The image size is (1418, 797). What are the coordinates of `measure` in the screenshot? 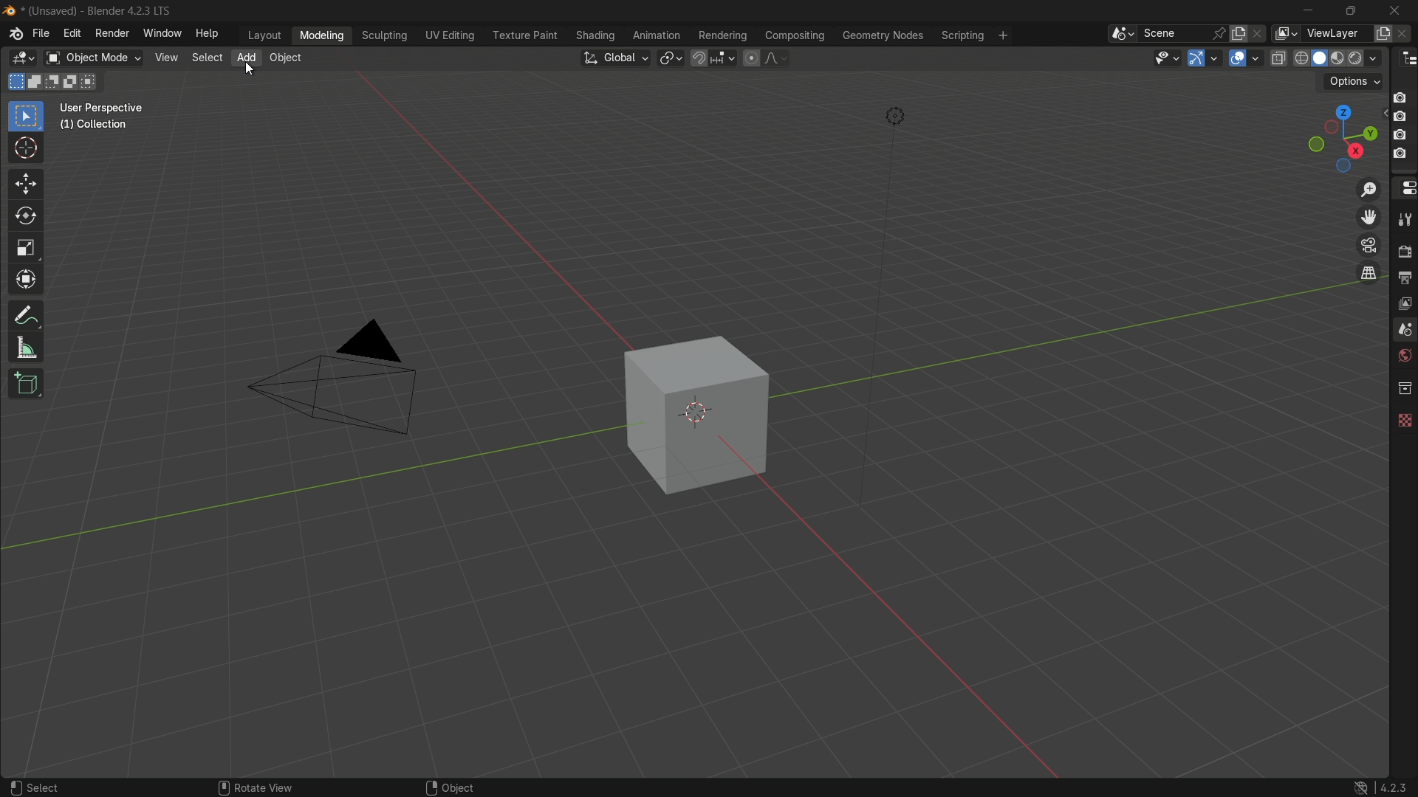 It's located at (27, 349).